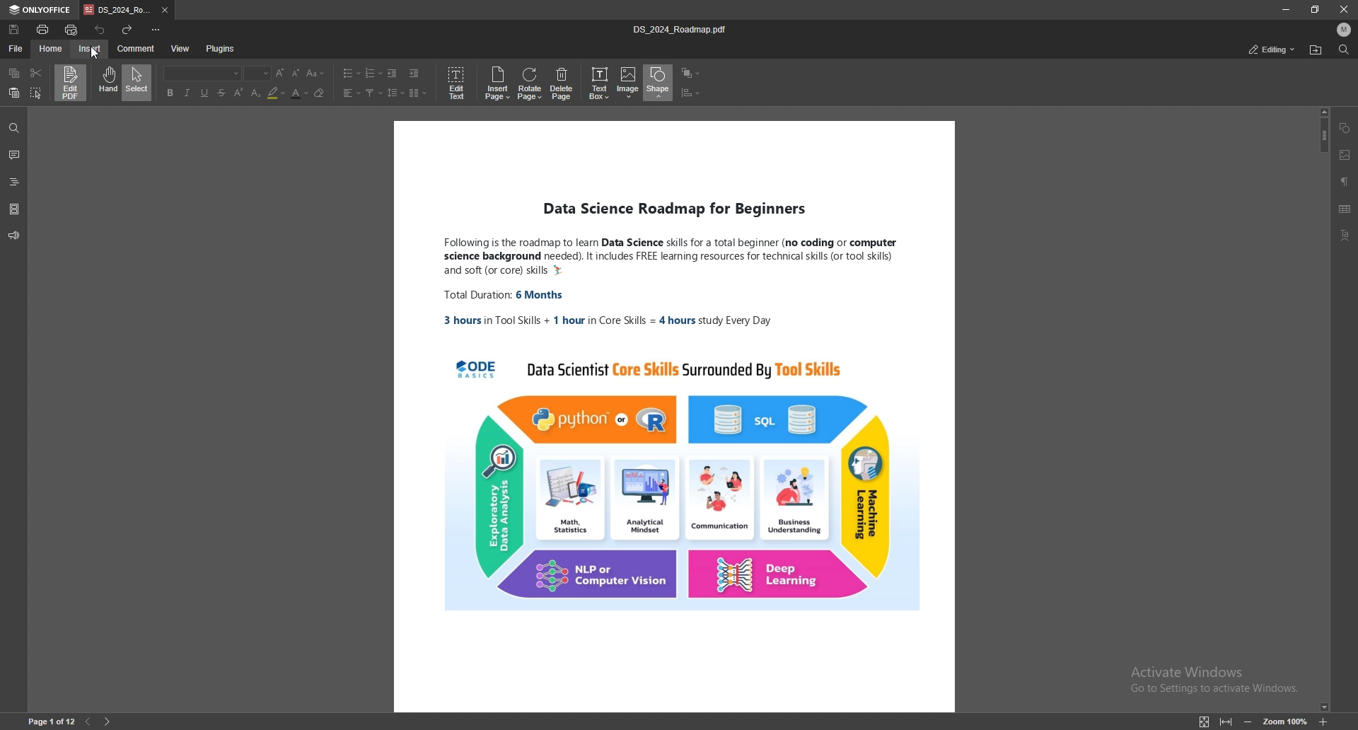 The height and width of the screenshot is (730, 1358). Describe the element at coordinates (16, 73) in the screenshot. I see `copy` at that location.